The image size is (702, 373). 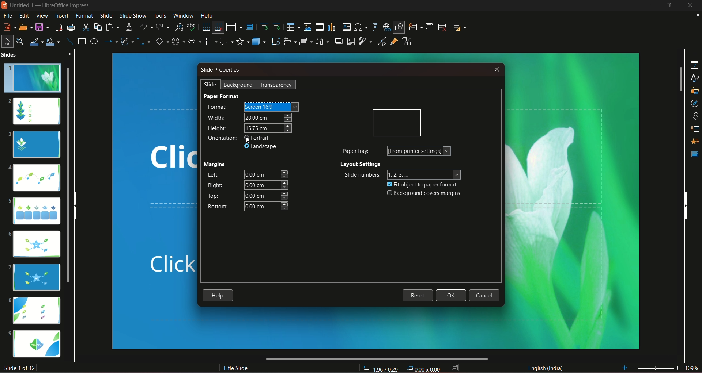 What do you see at coordinates (216, 117) in the screenshot?
I see `width` at bounding box center [216, 117].